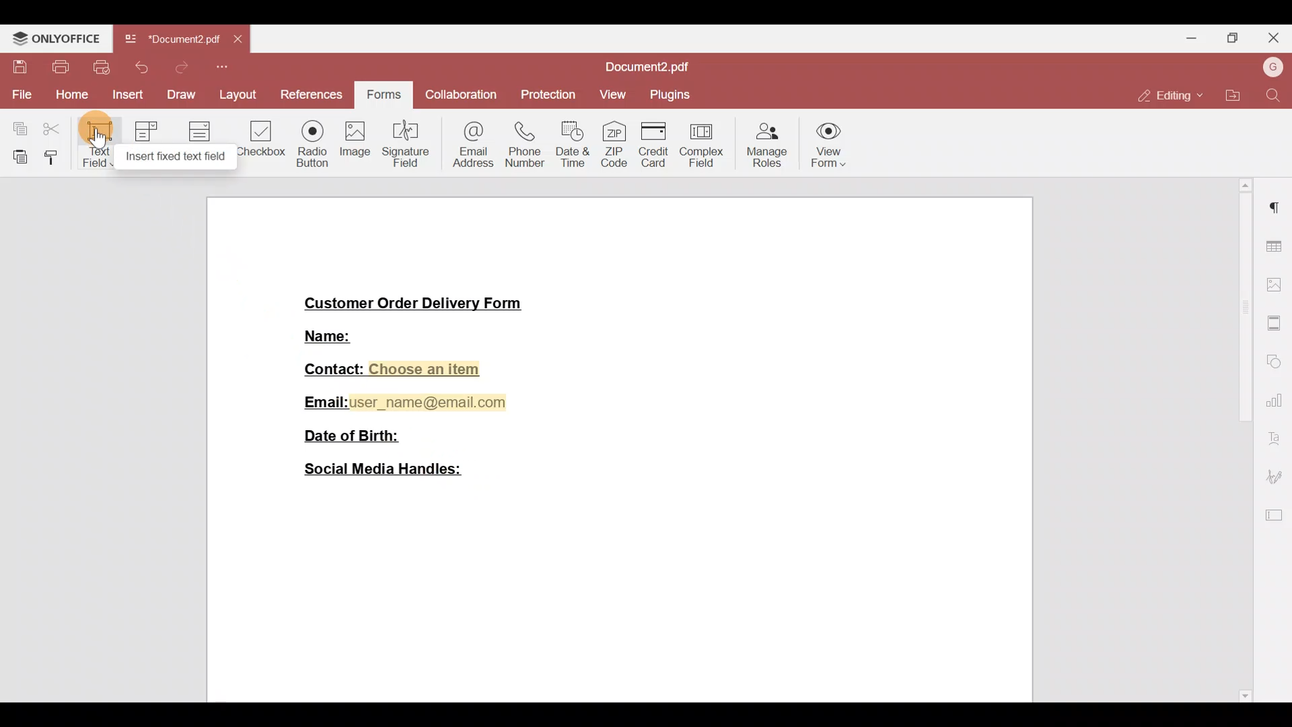 The image size is (1292, 727). Describe the element at coordinates (1277, 279) in the screenshot. I see `Image settings` at that location.